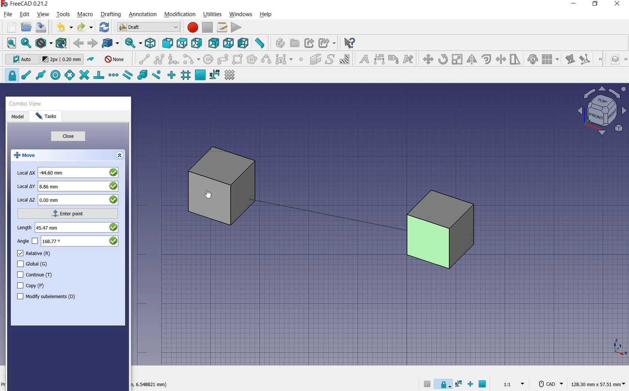  I want to click on go to linked objects, so click(110, 43).